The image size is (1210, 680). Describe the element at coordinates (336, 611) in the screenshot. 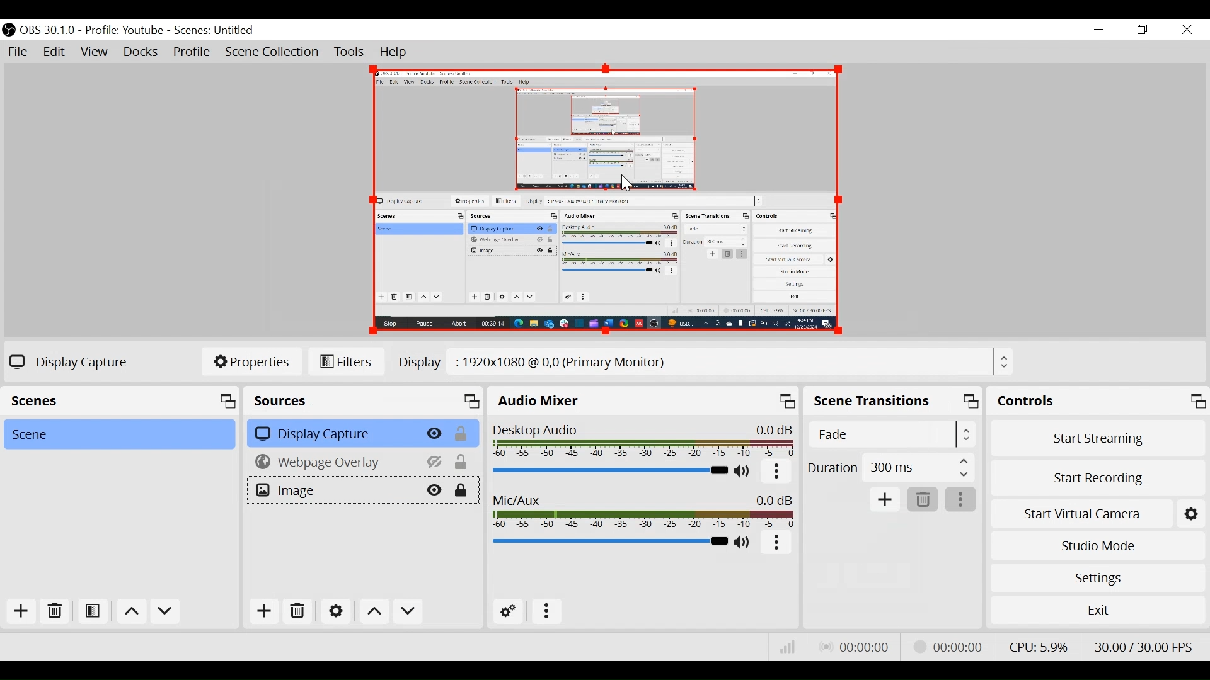

I see `Settings` at that location.